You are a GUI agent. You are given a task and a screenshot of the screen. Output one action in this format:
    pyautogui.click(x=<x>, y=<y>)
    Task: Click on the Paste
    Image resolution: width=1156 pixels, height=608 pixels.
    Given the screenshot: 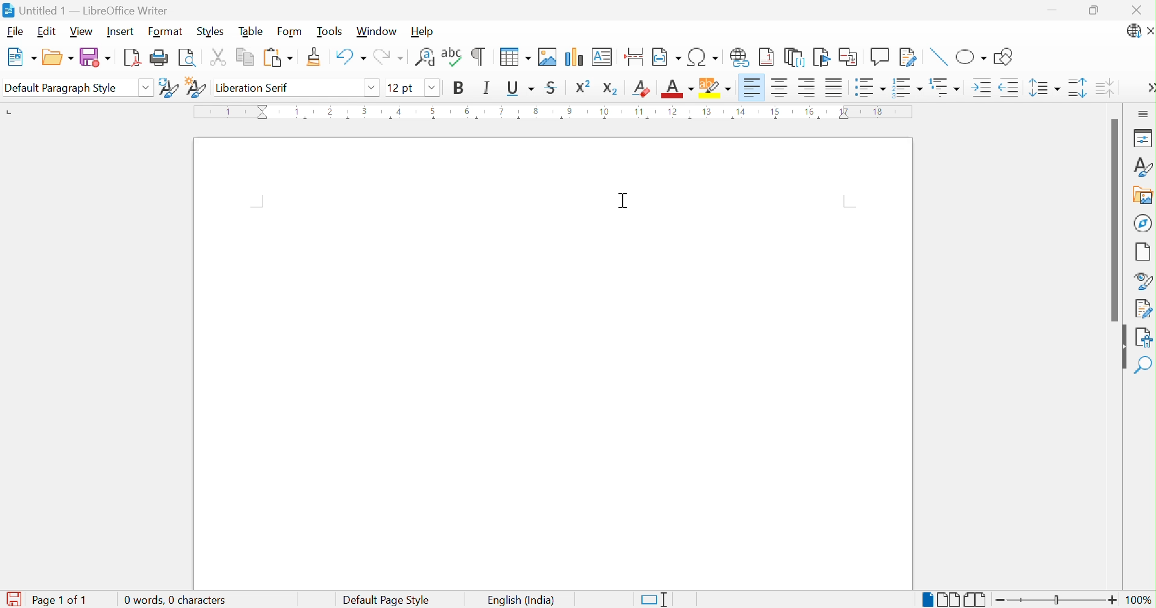 What is the action you would take?
    pyautogui.click(x=278, y=55)
    